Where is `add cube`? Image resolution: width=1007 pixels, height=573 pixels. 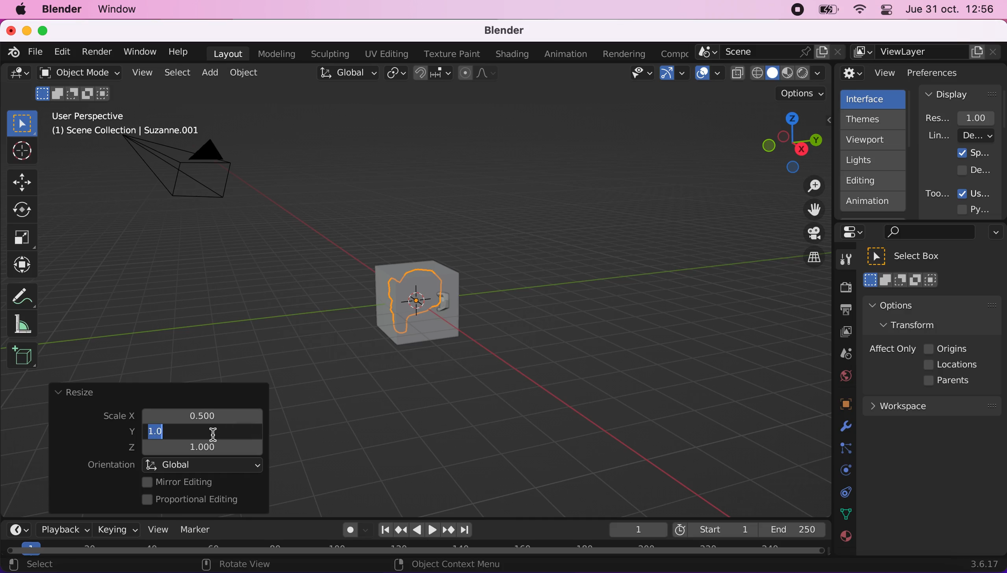
add cube is located at coordinates (22, 356).